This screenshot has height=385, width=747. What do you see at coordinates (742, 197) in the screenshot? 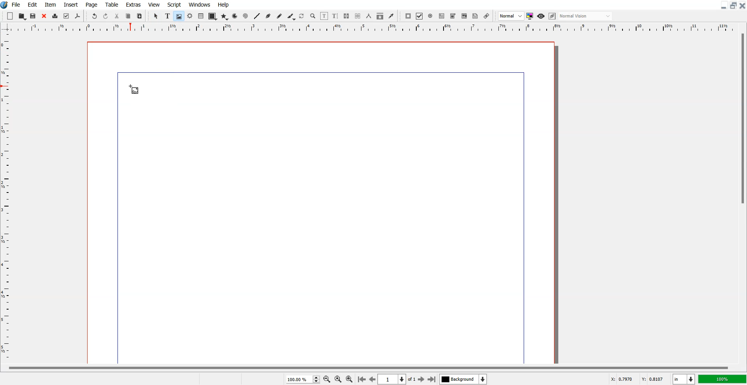
I see `Vertical Scroll Bar` at bounding box center [742, 197].